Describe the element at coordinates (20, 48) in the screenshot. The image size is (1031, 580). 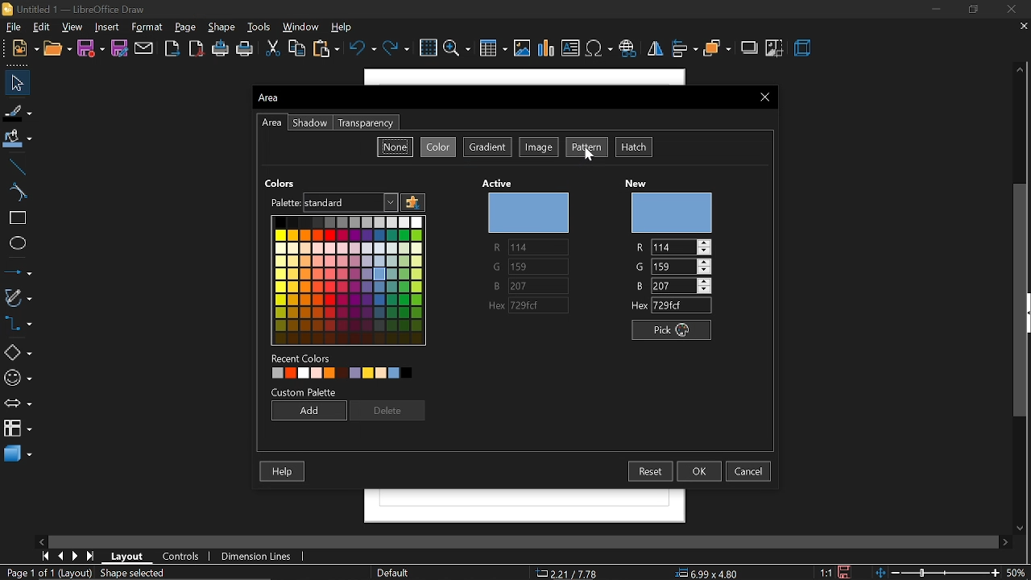
I see `New` at that location.